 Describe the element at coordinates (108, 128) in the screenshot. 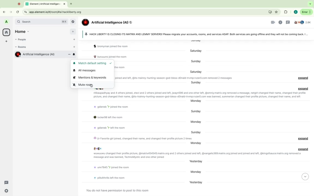

I see `Message` at that location.